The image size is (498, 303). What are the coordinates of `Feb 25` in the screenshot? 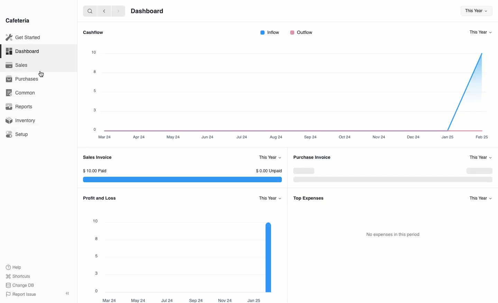 It's located at (479, 137).